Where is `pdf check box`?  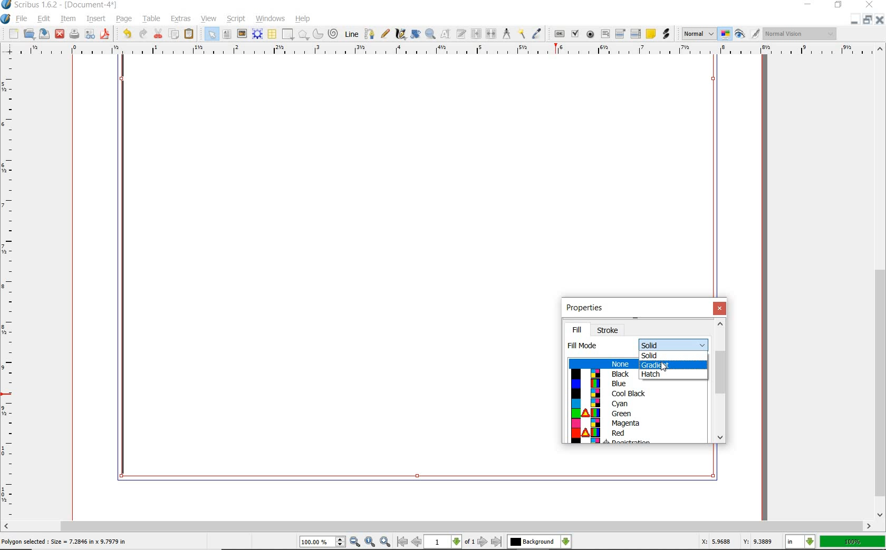 pdf check box is located at coordinates (575, 33).